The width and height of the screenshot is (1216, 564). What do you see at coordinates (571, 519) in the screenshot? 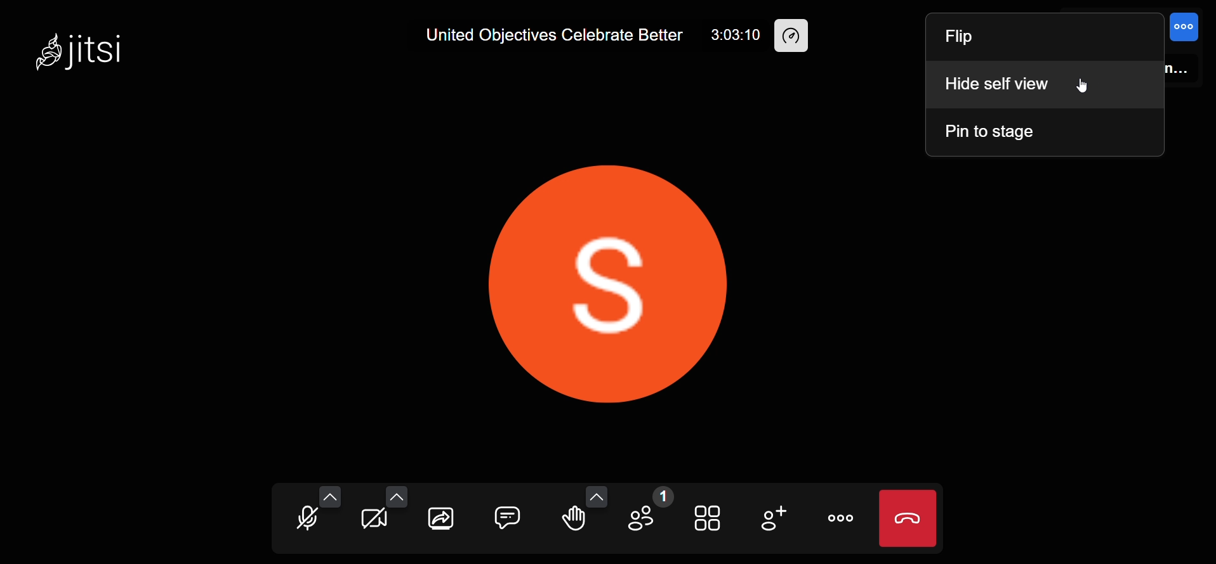
I see `raise hand` at bounding box center [571, 519].